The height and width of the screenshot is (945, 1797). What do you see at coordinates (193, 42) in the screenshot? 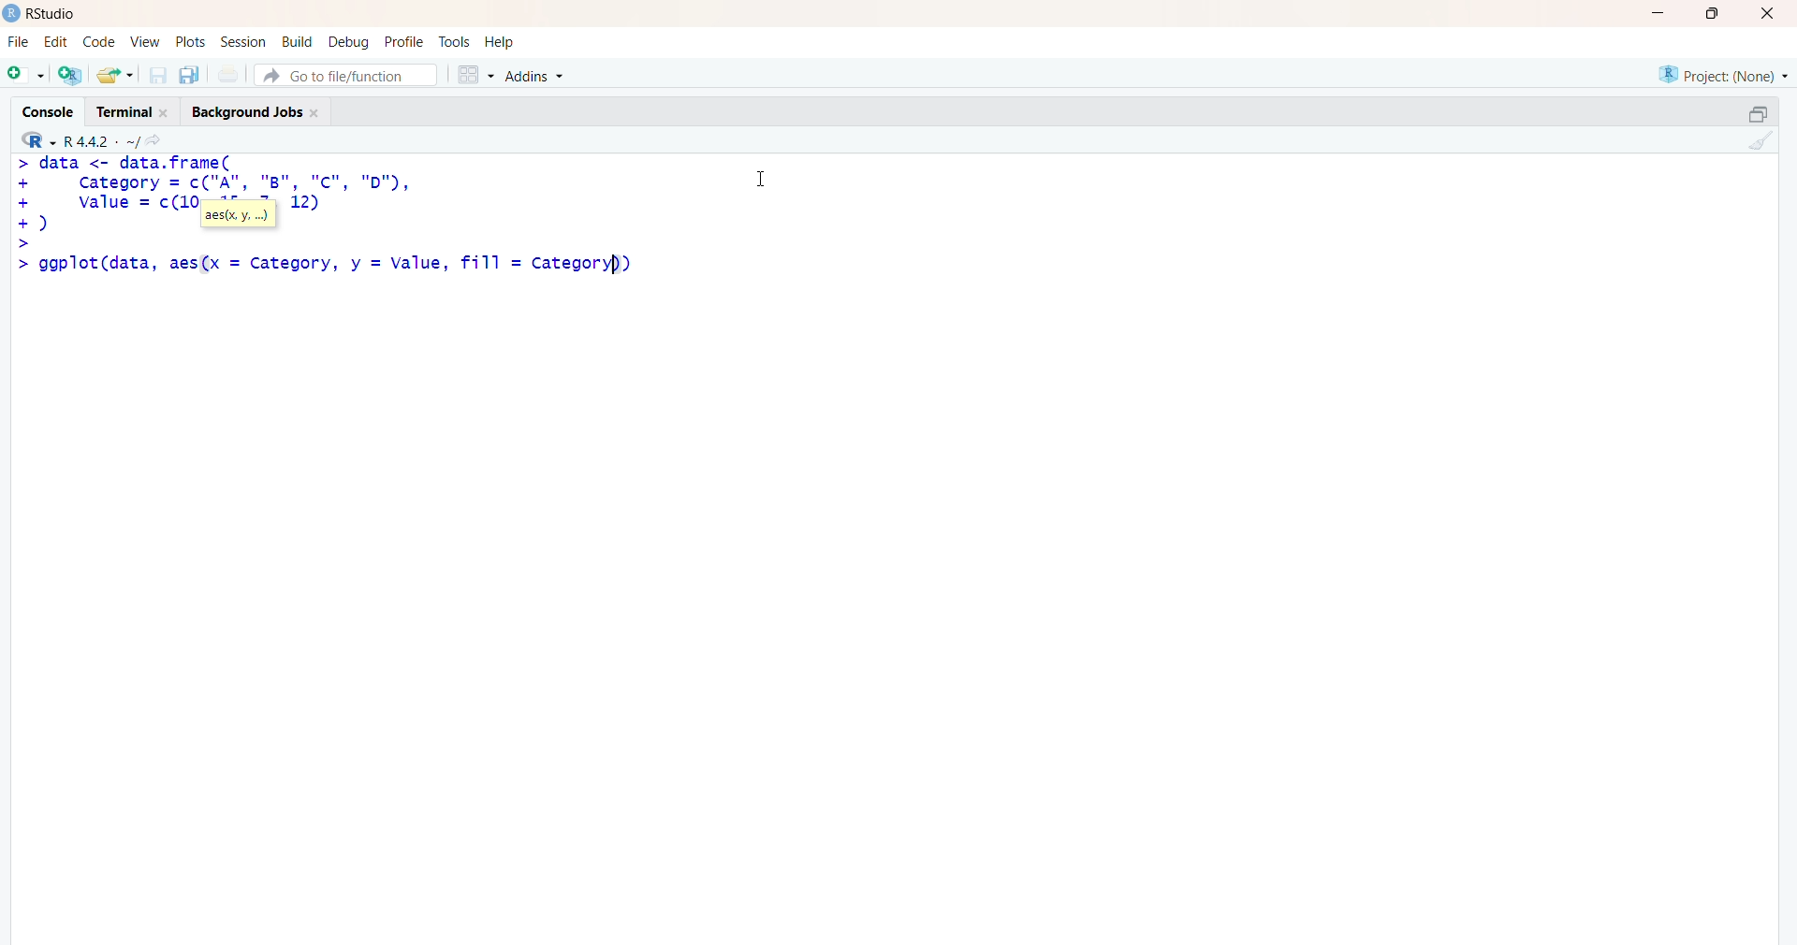
I see `plots` at bounding box center [193, 42].